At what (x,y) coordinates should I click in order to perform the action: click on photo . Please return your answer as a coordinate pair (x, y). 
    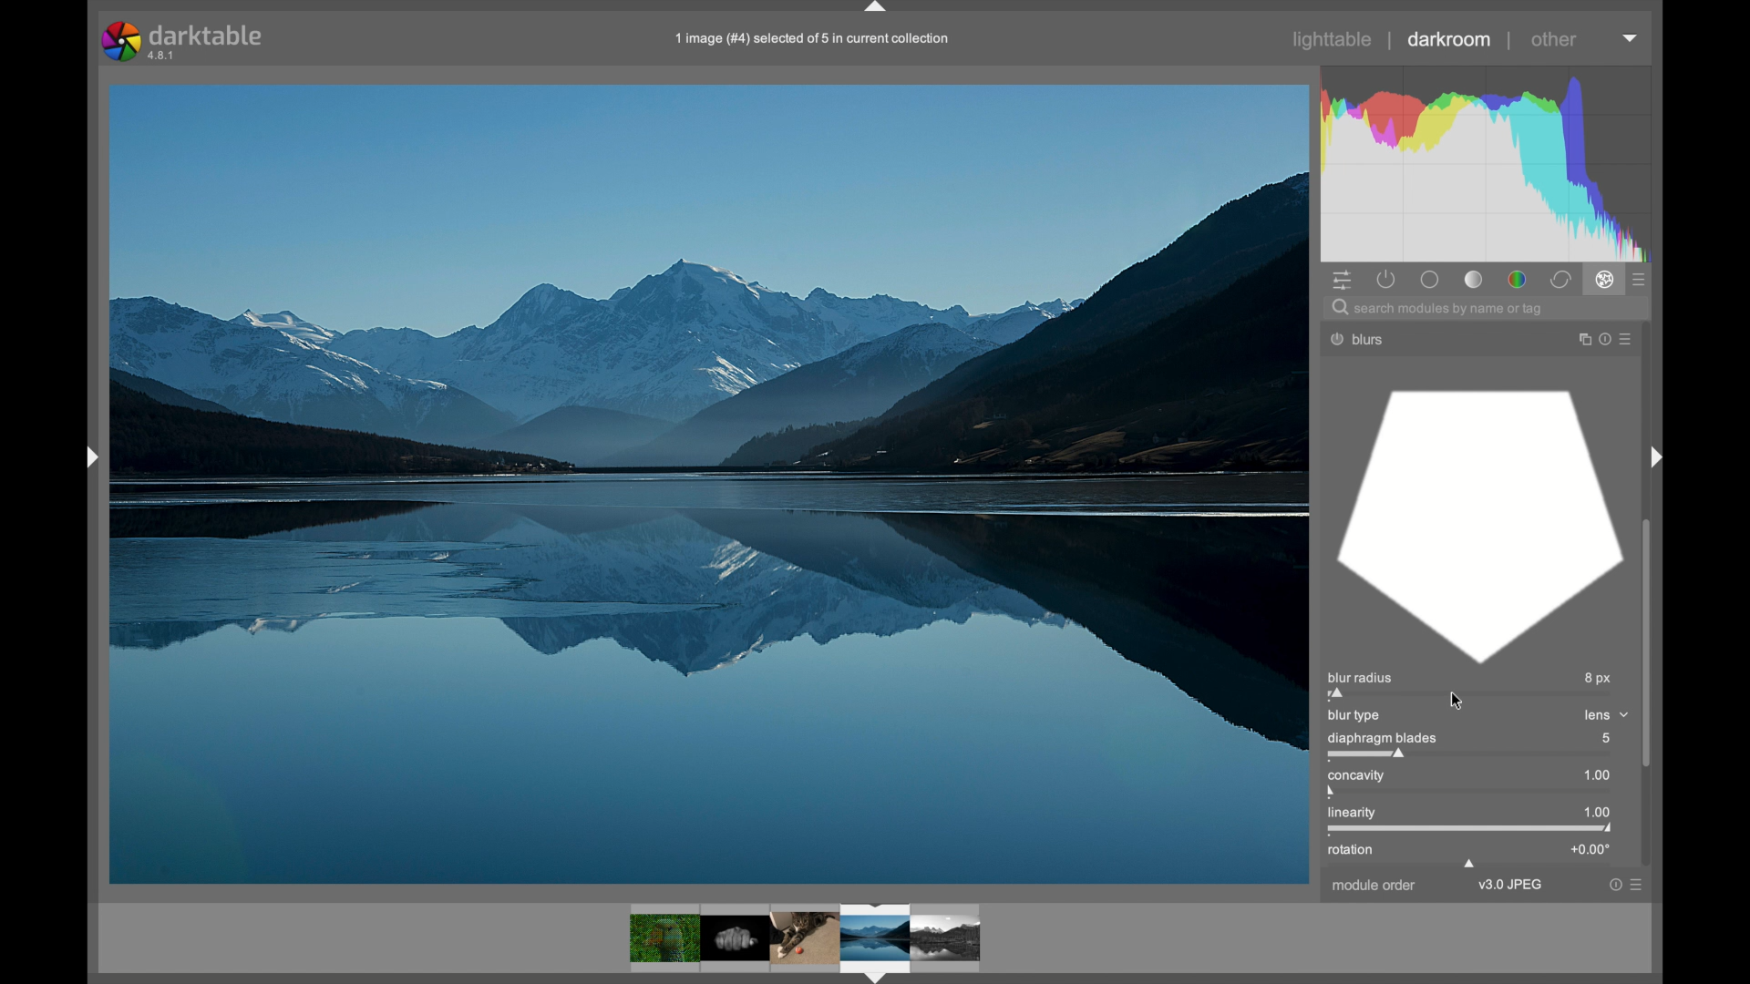
    Looking at the image, I should click on (709, 482).